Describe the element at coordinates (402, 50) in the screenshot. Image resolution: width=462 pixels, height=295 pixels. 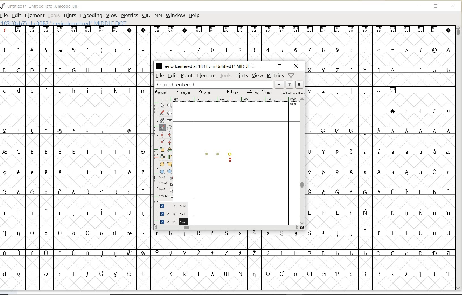
I see `special characters` at that location.